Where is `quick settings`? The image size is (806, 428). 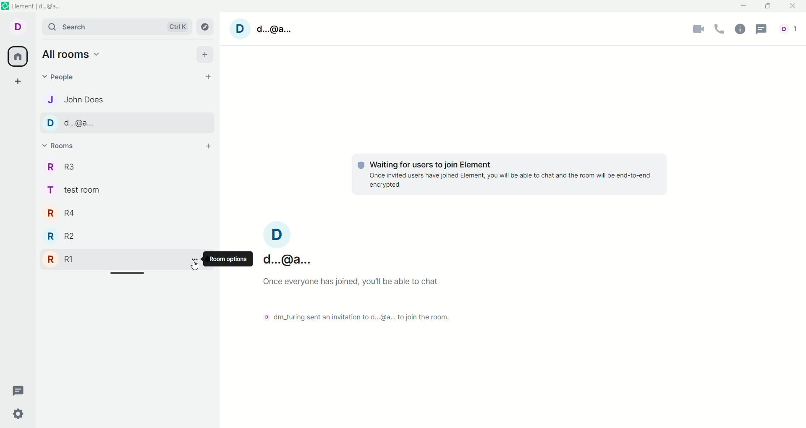 quick settings is located at coordinates (18, 415).